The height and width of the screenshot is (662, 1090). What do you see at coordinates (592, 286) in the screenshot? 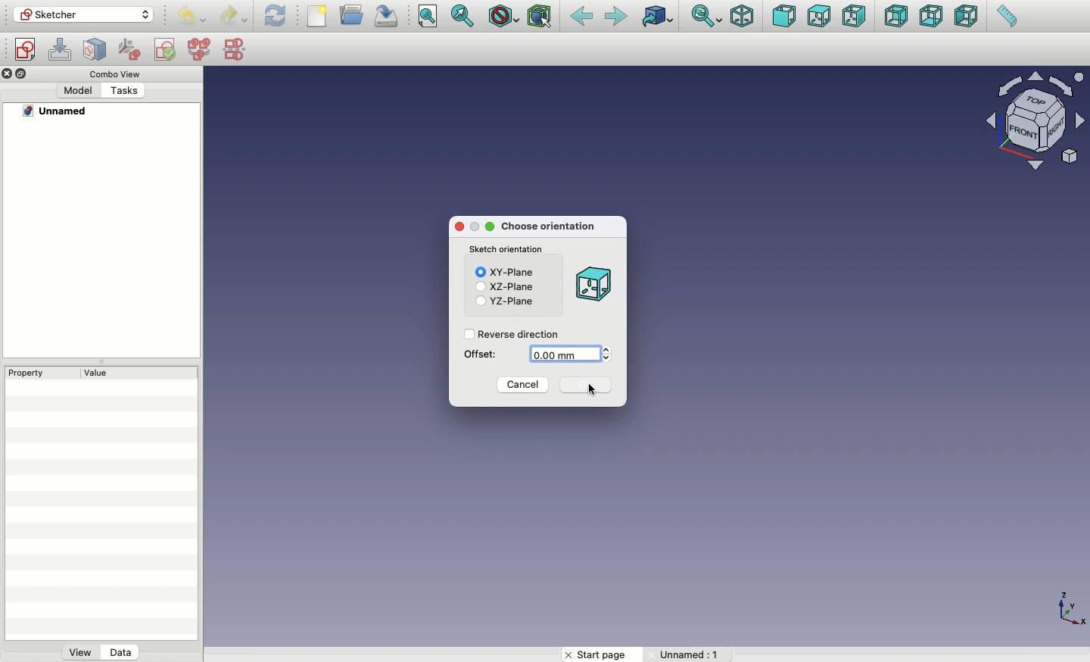
I see `Icon` at bounding box center [592, 286].